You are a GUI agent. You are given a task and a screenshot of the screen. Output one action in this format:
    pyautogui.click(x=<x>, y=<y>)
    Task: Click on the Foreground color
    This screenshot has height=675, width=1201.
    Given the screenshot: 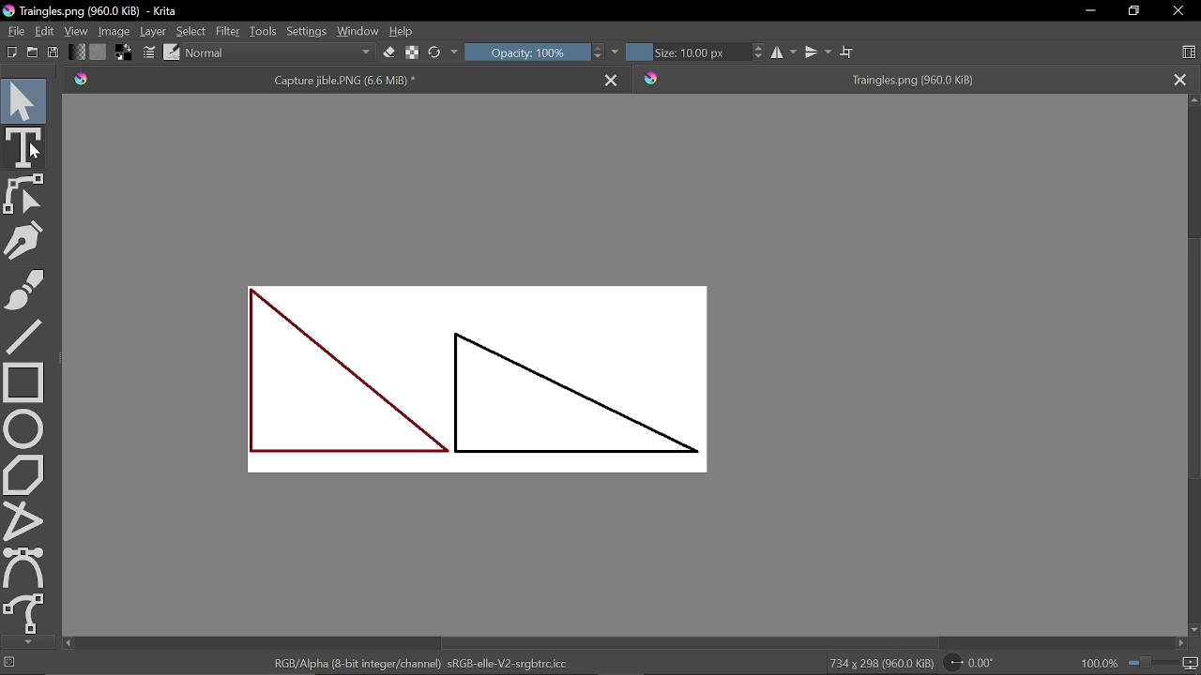 What is the action you would take?
    pyautogui.click(x=125, y=53)
    